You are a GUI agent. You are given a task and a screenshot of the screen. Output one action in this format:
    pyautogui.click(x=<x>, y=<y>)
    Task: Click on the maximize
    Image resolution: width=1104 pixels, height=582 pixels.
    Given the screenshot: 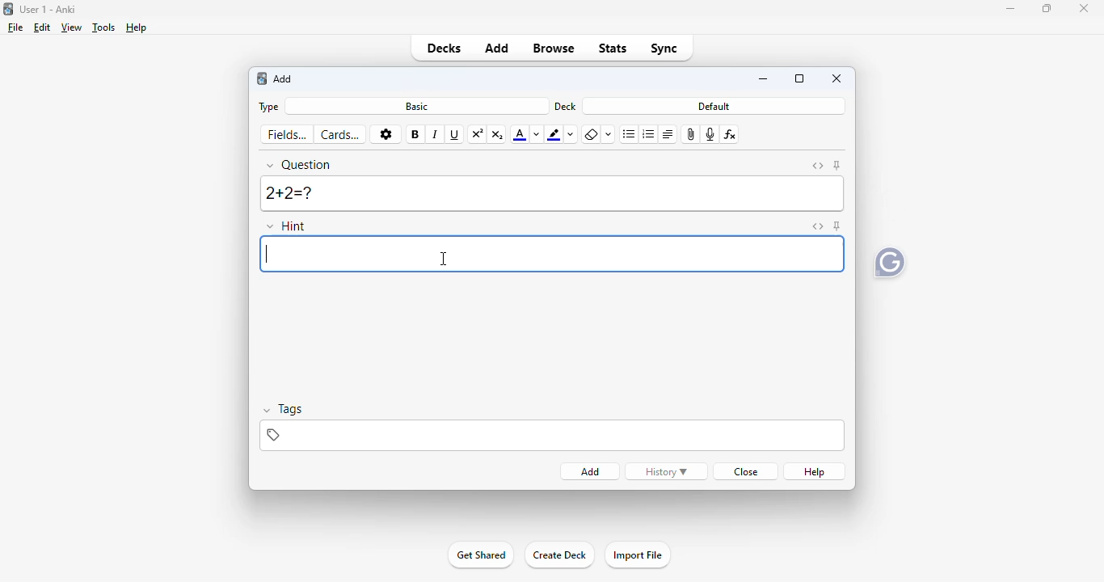 What is the action you would take?
    pyautogui.click(x=1047, y=8)
    